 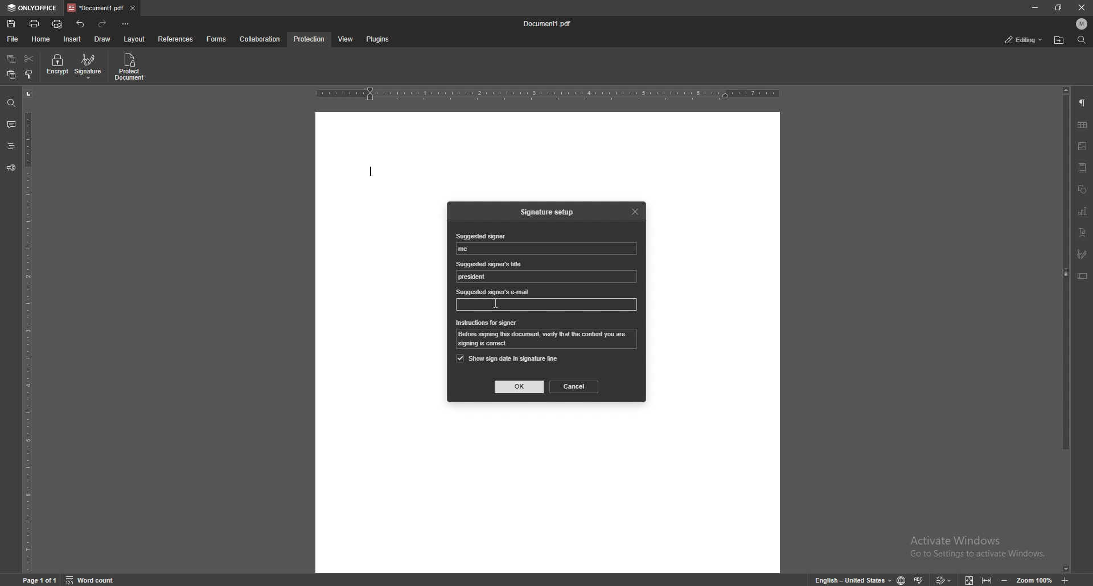 What do you see at coordinates (548, 340) in the screenshot?
I see `instruction` at bounding box center [548, 340].